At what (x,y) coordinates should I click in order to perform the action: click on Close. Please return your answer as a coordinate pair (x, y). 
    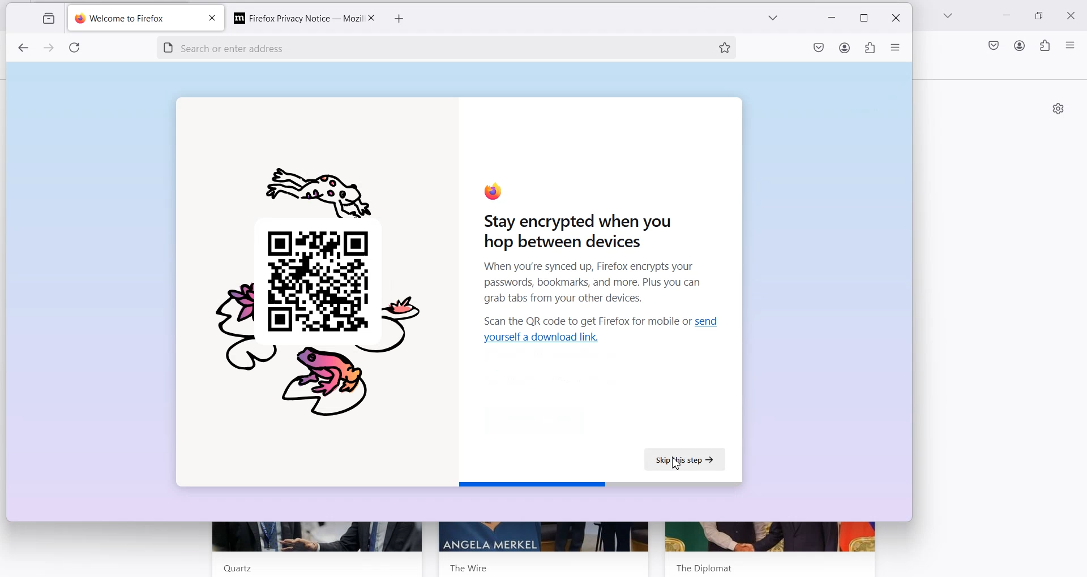
    Looking at the image, I should click on (370, 18).